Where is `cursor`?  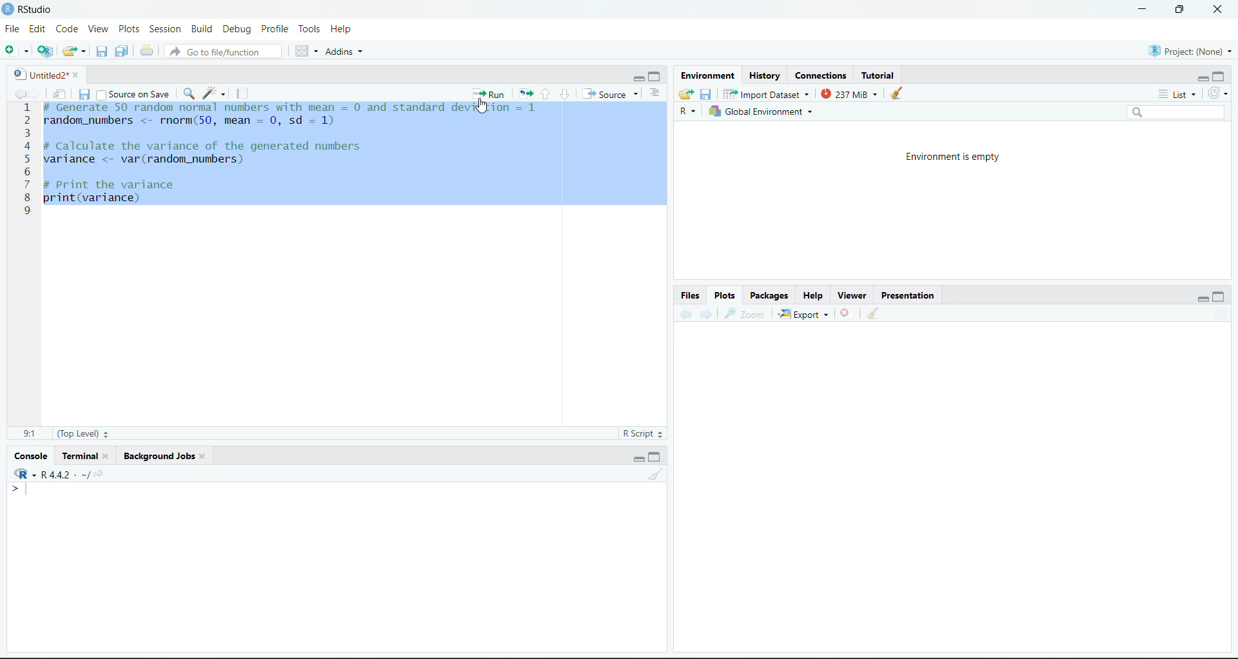 cursor is located at coordinates (482, 107).